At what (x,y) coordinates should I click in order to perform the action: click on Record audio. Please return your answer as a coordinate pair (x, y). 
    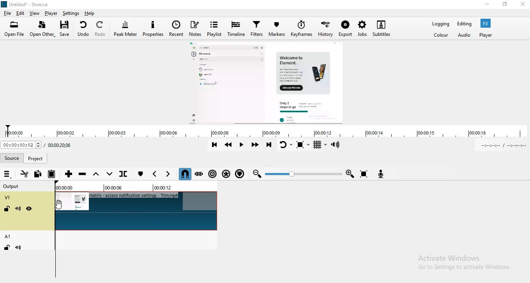
    Looking at the image, I should click on (383, 175).